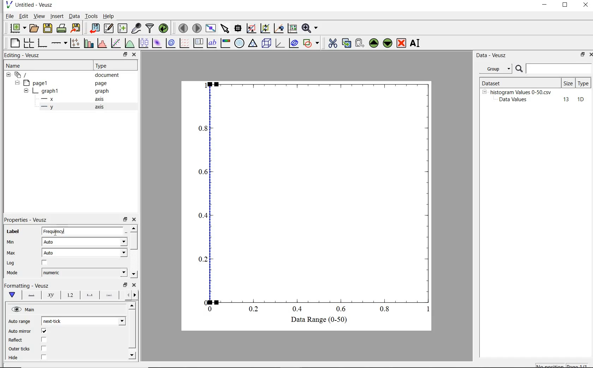  Describe the element at coordinates (47, 92) in the screenshot. I see `graph1` at that location.